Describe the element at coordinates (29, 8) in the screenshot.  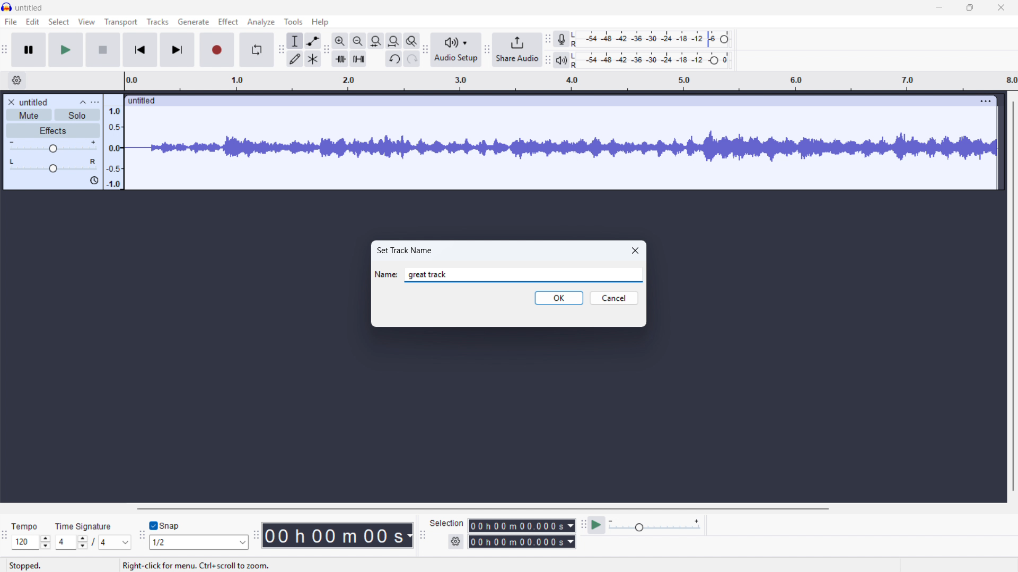
I see `untitled` at that location.